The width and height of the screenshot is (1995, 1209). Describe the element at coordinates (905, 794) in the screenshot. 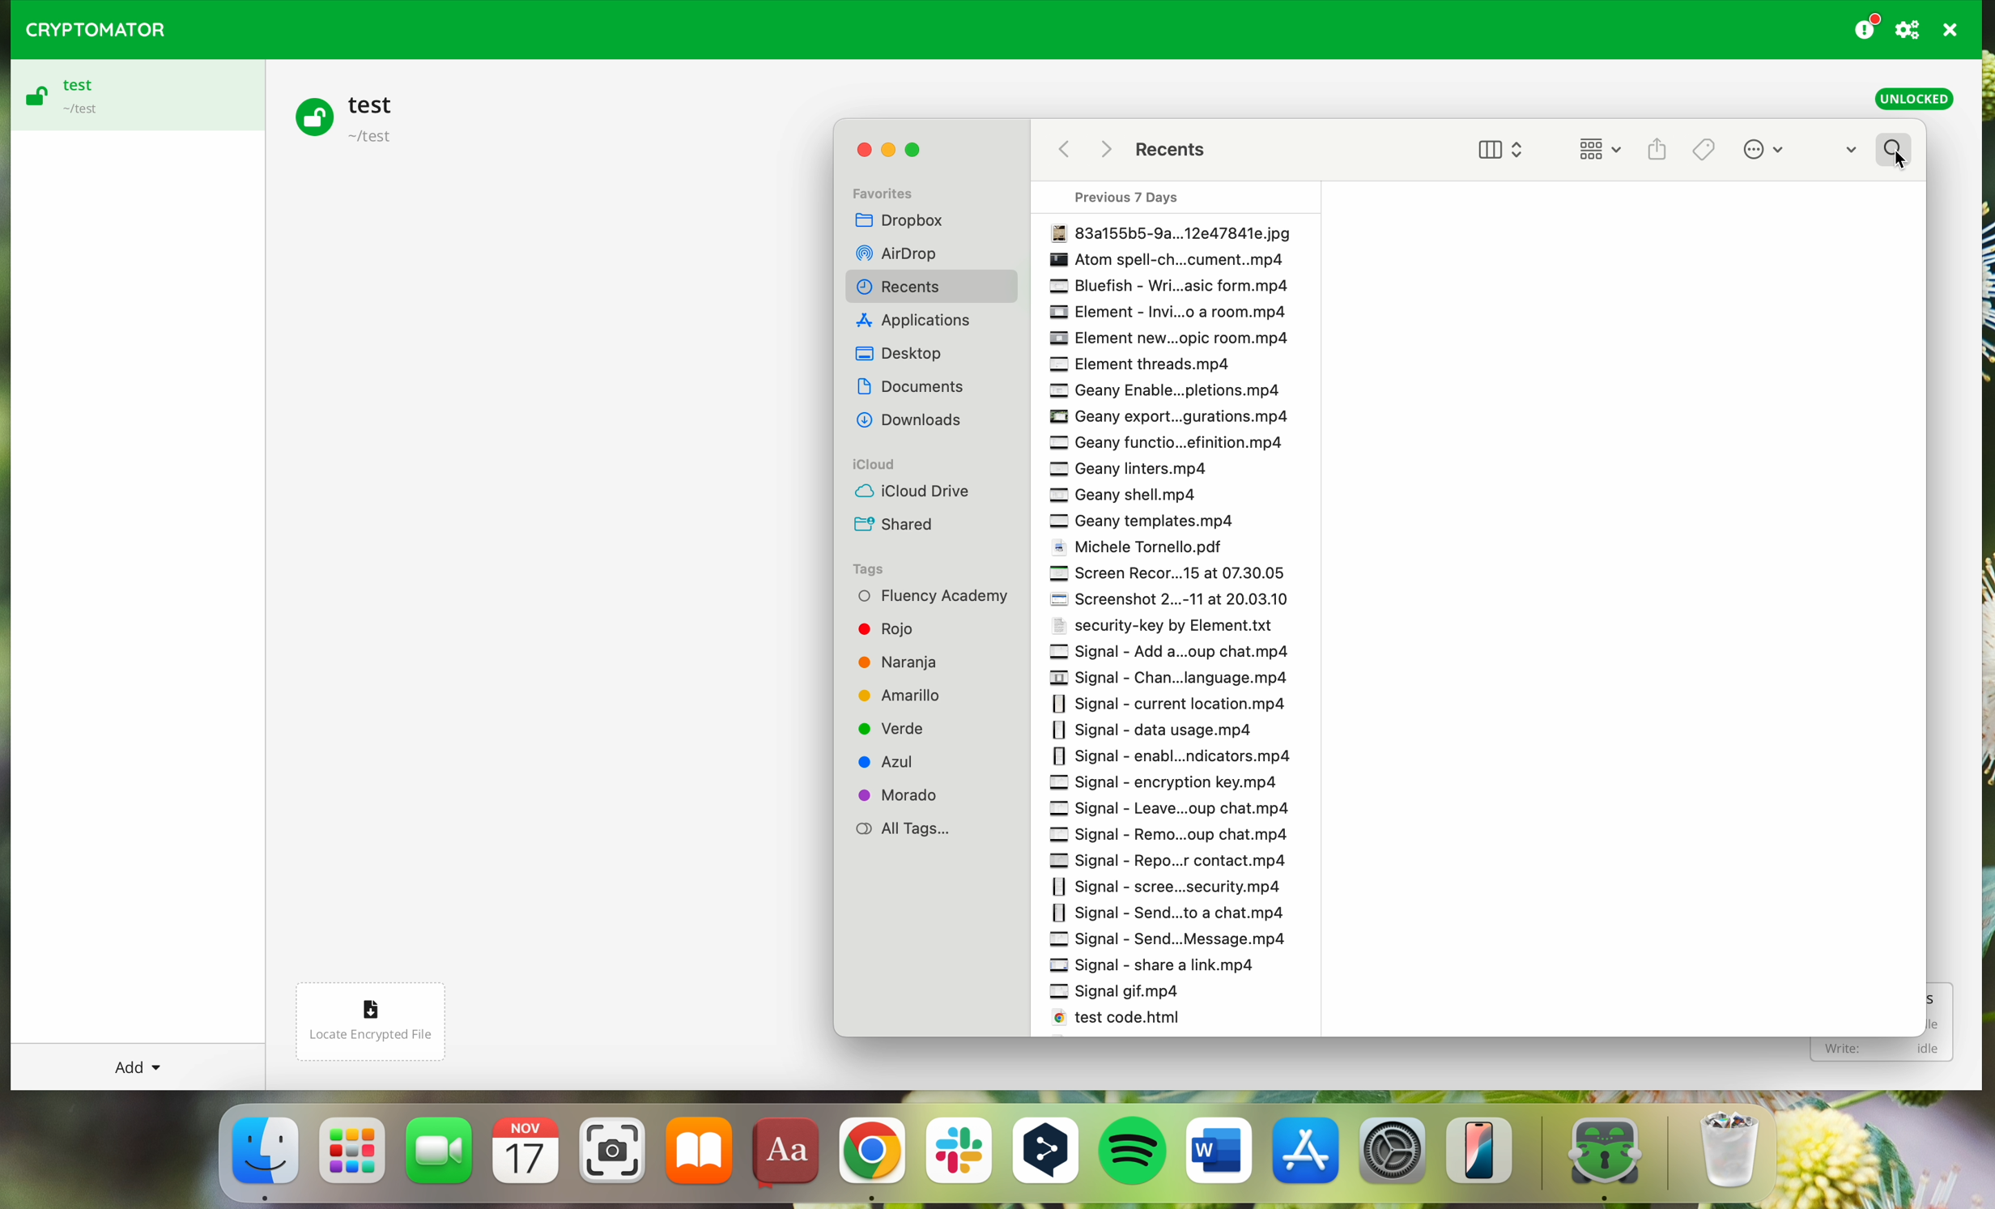

I see `Morado` at that location.